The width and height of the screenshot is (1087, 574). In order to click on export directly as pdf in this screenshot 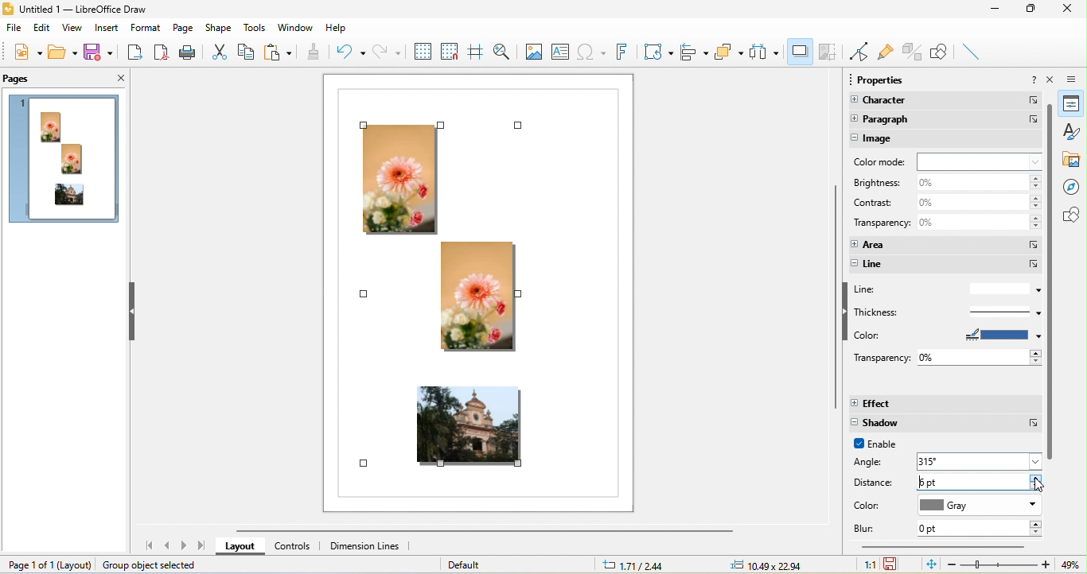, I will do `click(162, 54)`.